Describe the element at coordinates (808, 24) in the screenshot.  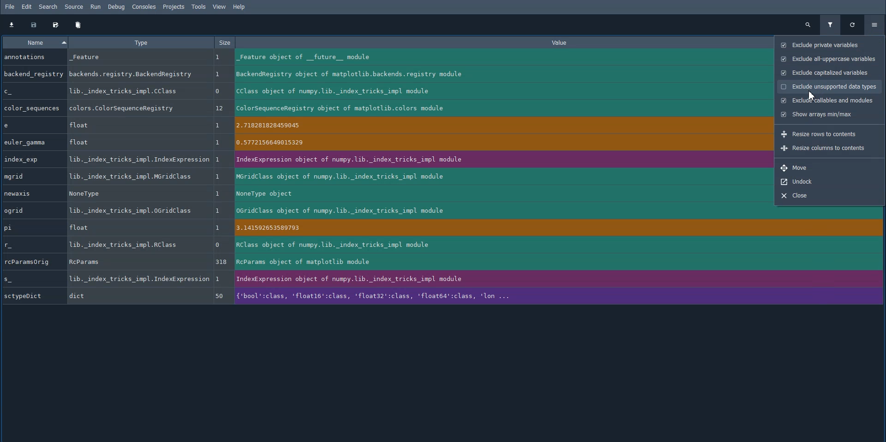
I see `Search Variables` at that location.